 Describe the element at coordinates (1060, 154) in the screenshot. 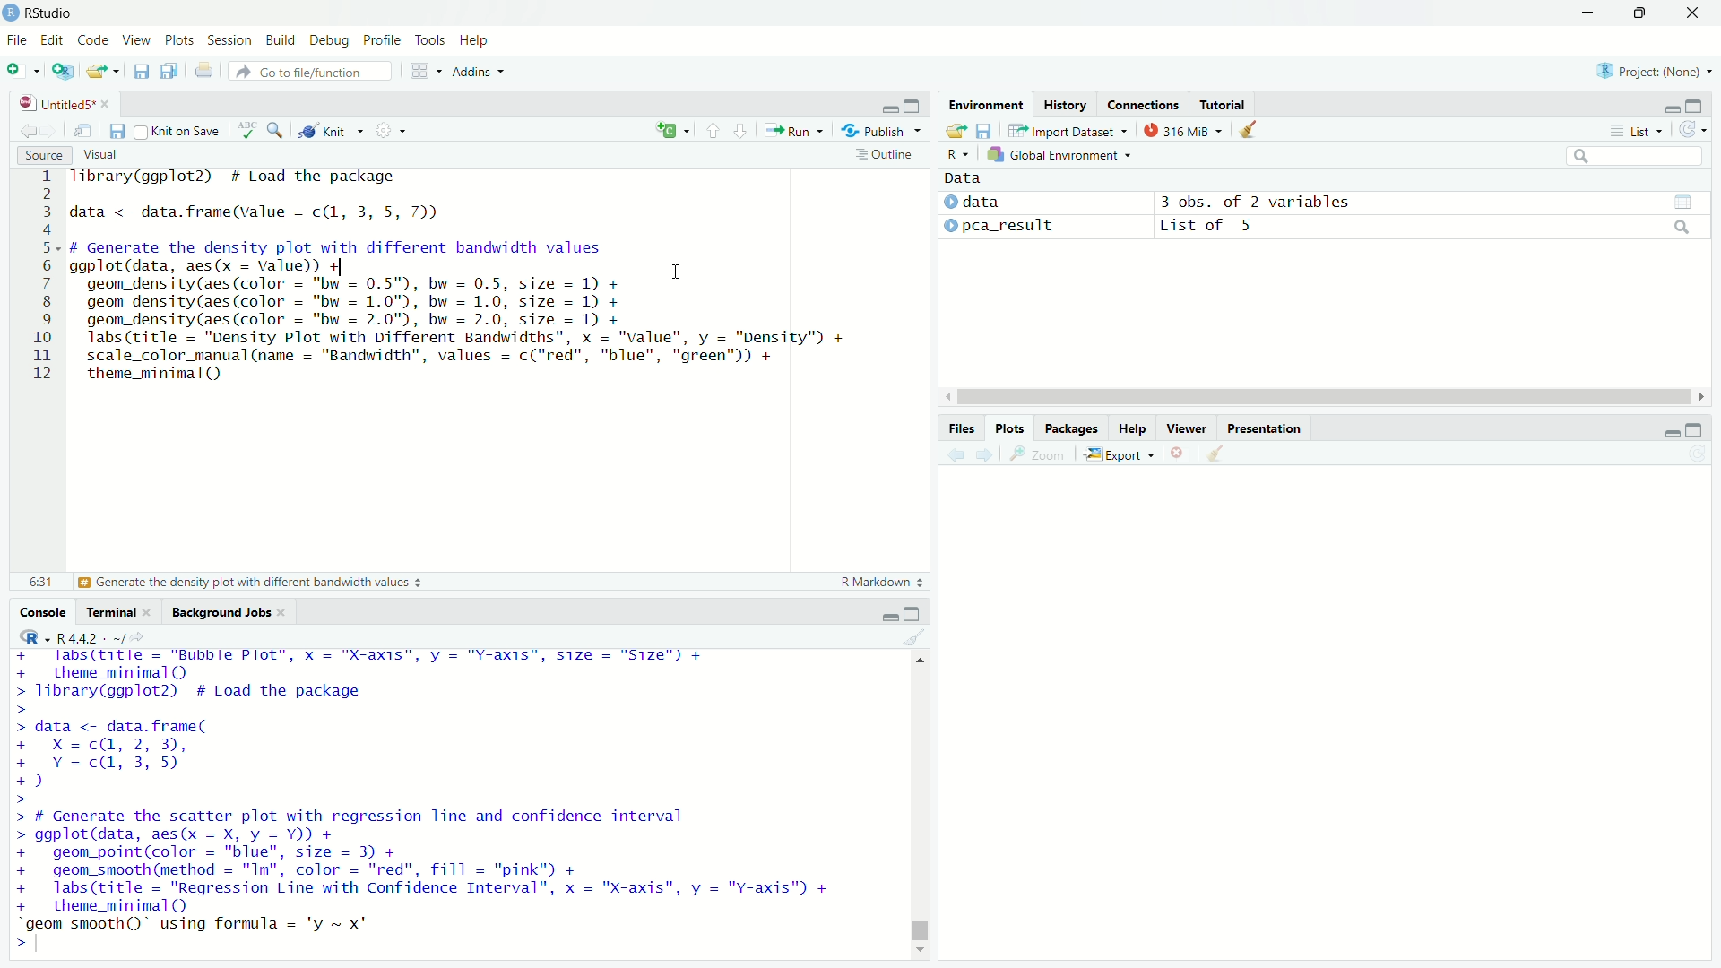

I see `Global Environment` at that location.